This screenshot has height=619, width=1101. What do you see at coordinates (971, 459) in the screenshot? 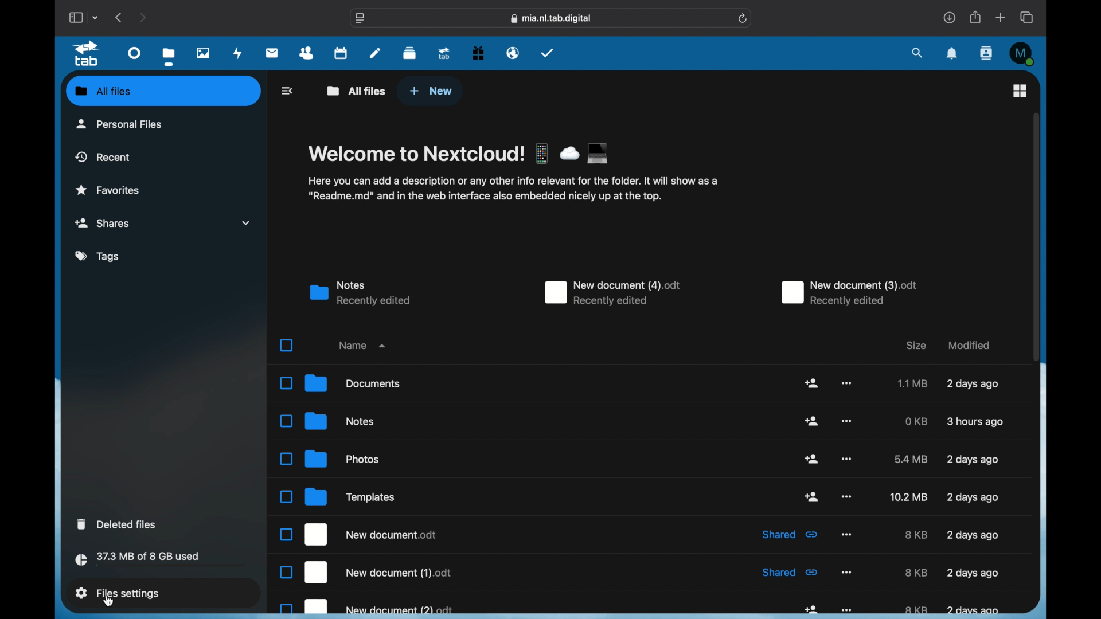
I see `modified` at bounding box center [971, 459].